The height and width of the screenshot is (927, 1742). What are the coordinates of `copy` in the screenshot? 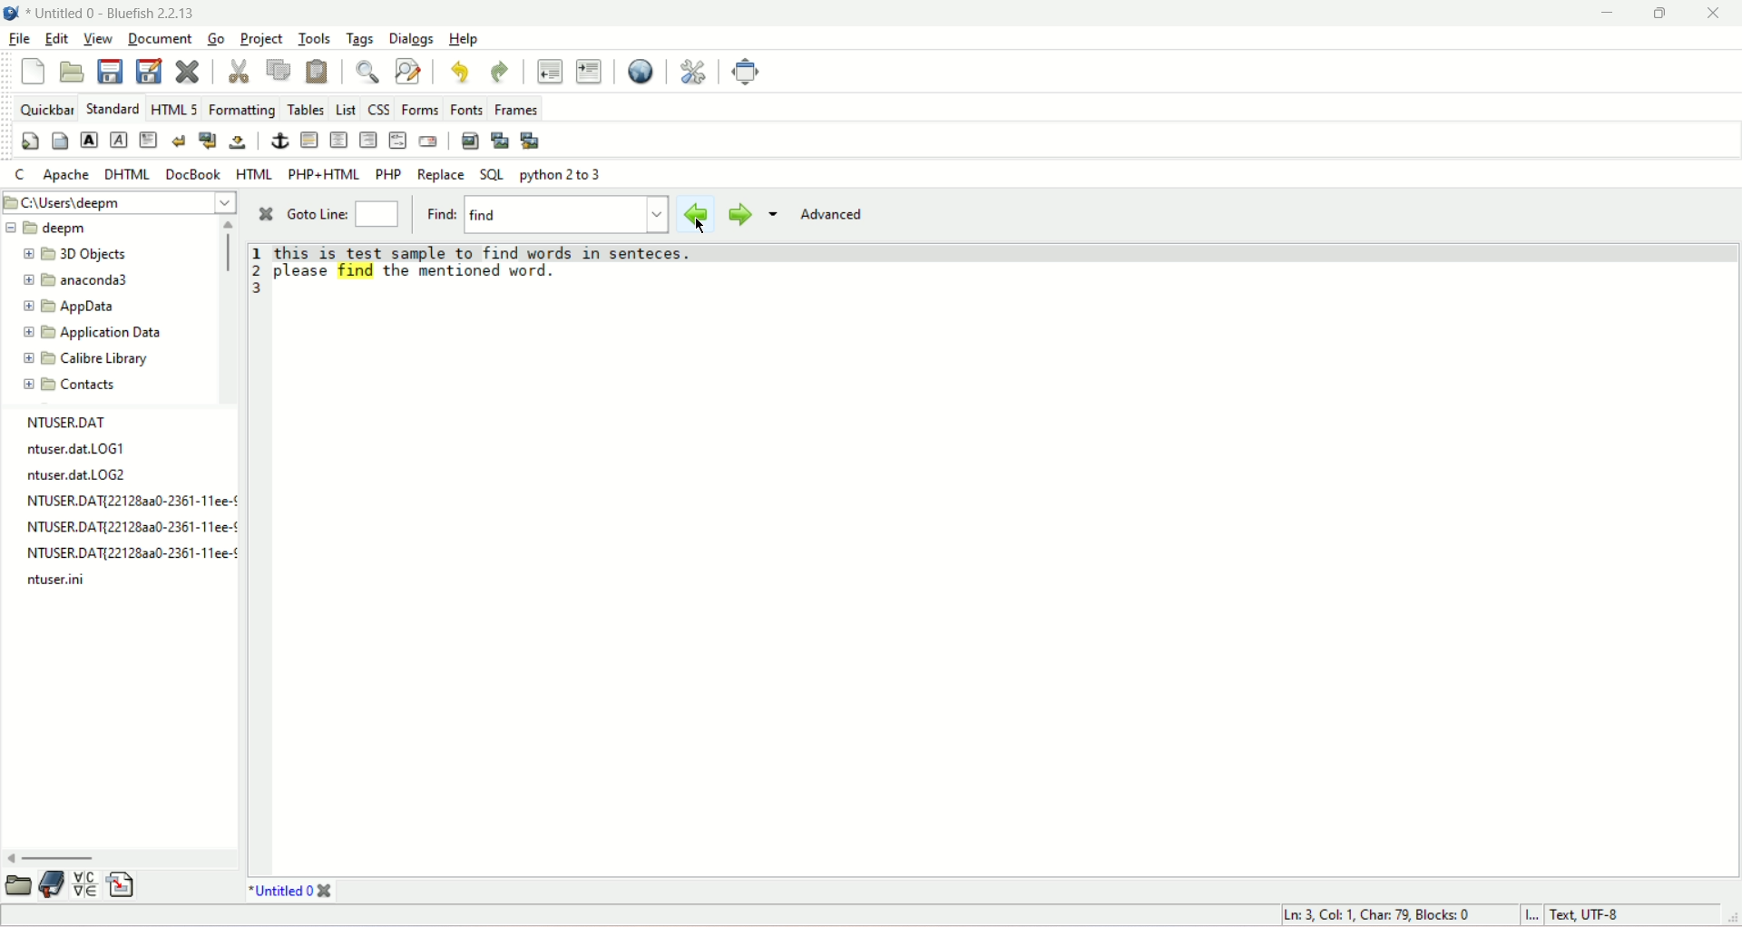 It's located at (279, 70).